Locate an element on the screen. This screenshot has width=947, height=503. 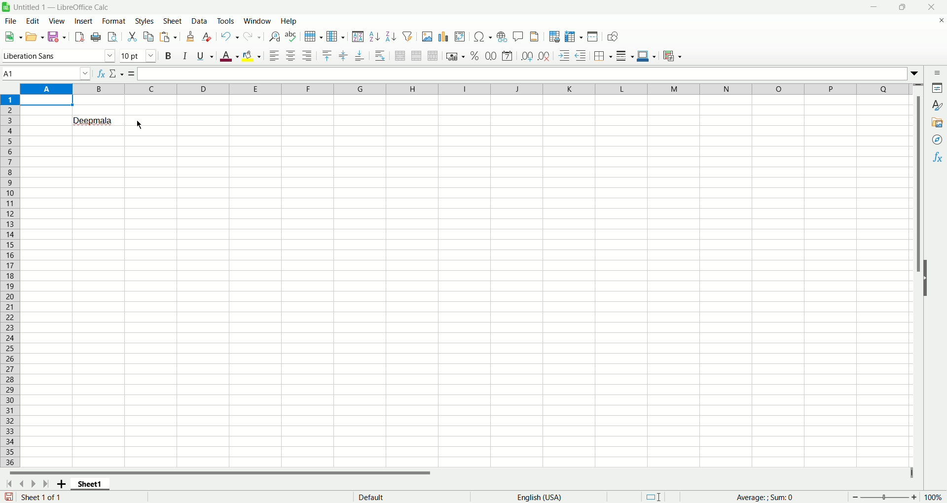
Font size is located at coordinates (140, 55).